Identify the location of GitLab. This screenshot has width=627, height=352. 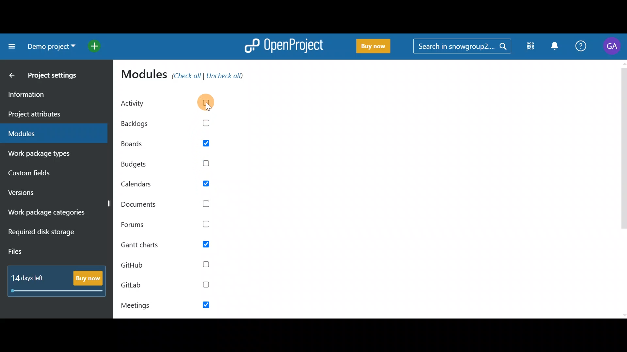
(166, 286).